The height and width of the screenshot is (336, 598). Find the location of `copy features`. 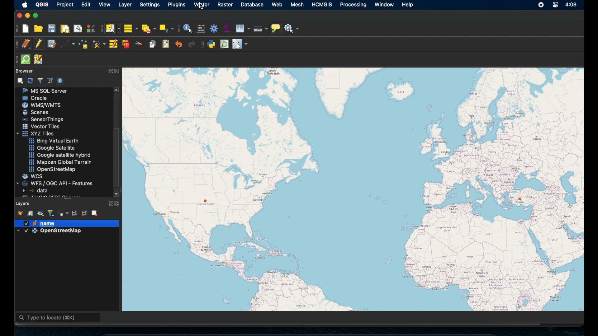

copy features is located at coordinates (152, 44).